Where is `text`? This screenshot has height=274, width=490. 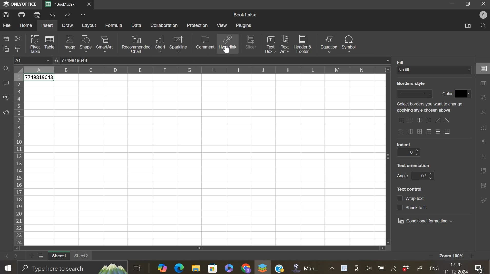
text is located at coordinates (414, 165).